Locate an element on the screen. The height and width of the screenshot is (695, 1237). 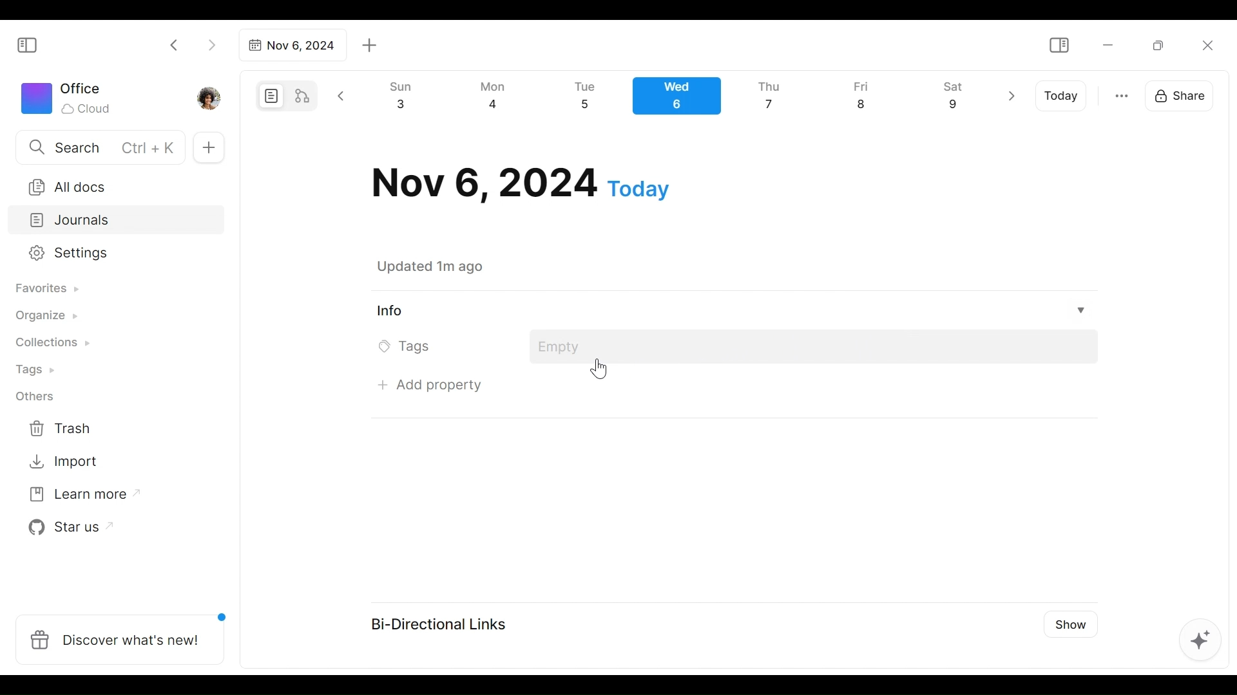
Tab is located at coordinates (291, 45).